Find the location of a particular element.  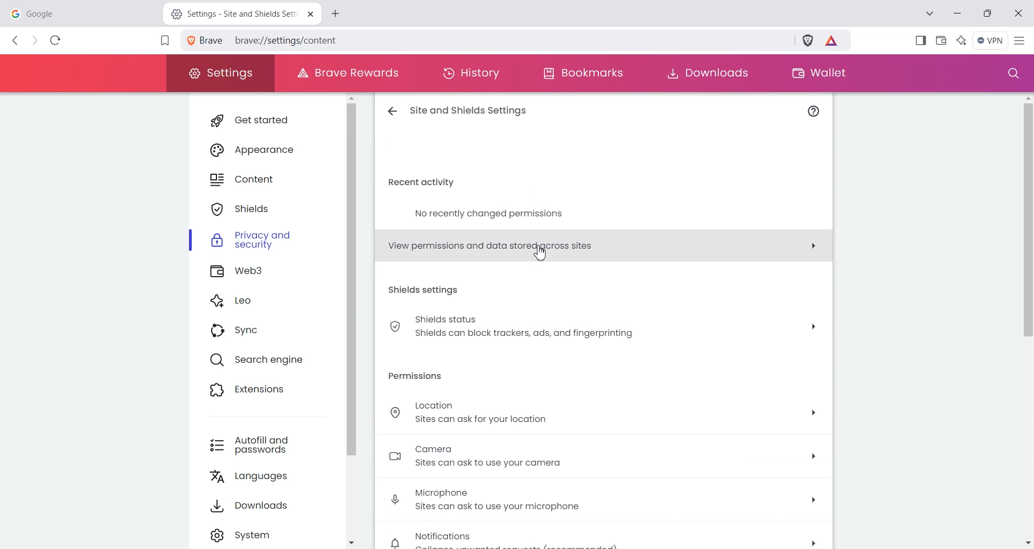

permissions is located at coordinates (418, 376).